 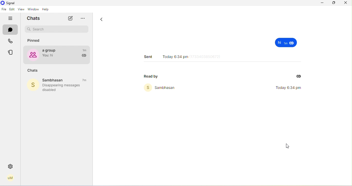 What do you see at coordinates (299, 77) in the screenshot?
I see `read/unread/delivery status` at bounding box center [299, 77].